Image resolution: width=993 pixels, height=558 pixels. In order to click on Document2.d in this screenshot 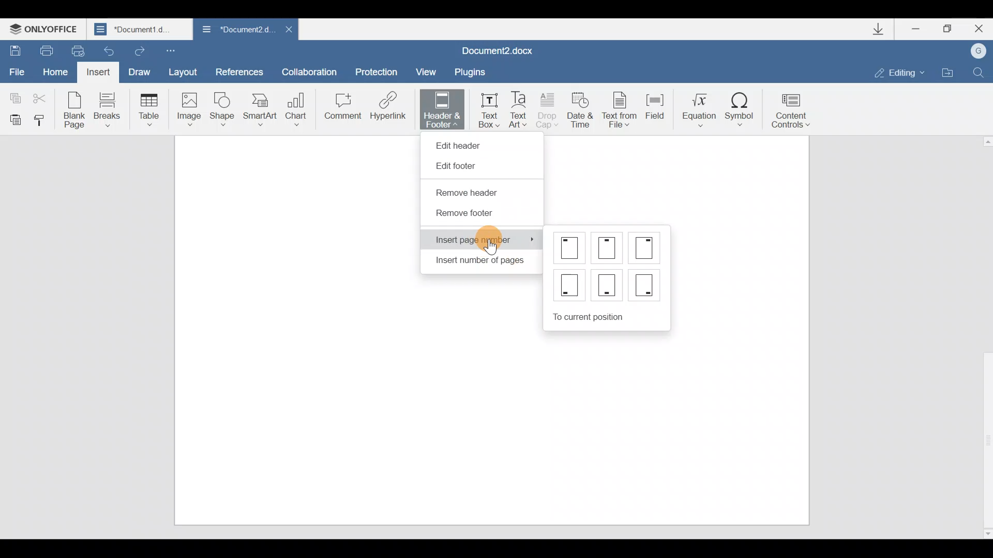, I will do `click(233, 30)`.